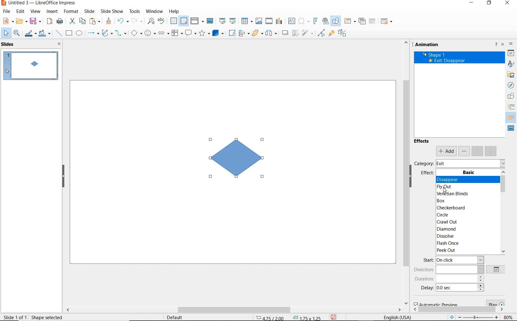  I want to click on styles, so click(511, 64).